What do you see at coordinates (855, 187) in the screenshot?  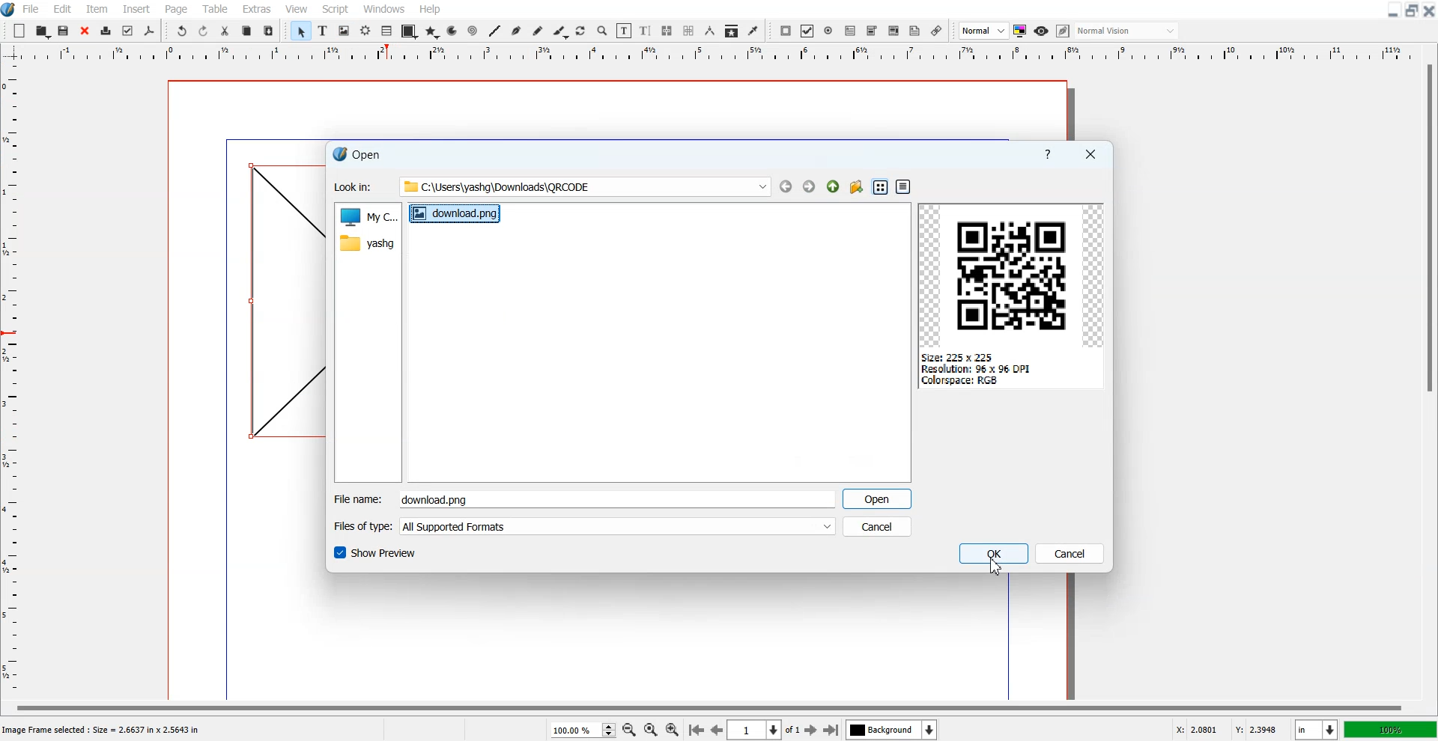 I see `Create new folder` at bounding box center [855, 187].